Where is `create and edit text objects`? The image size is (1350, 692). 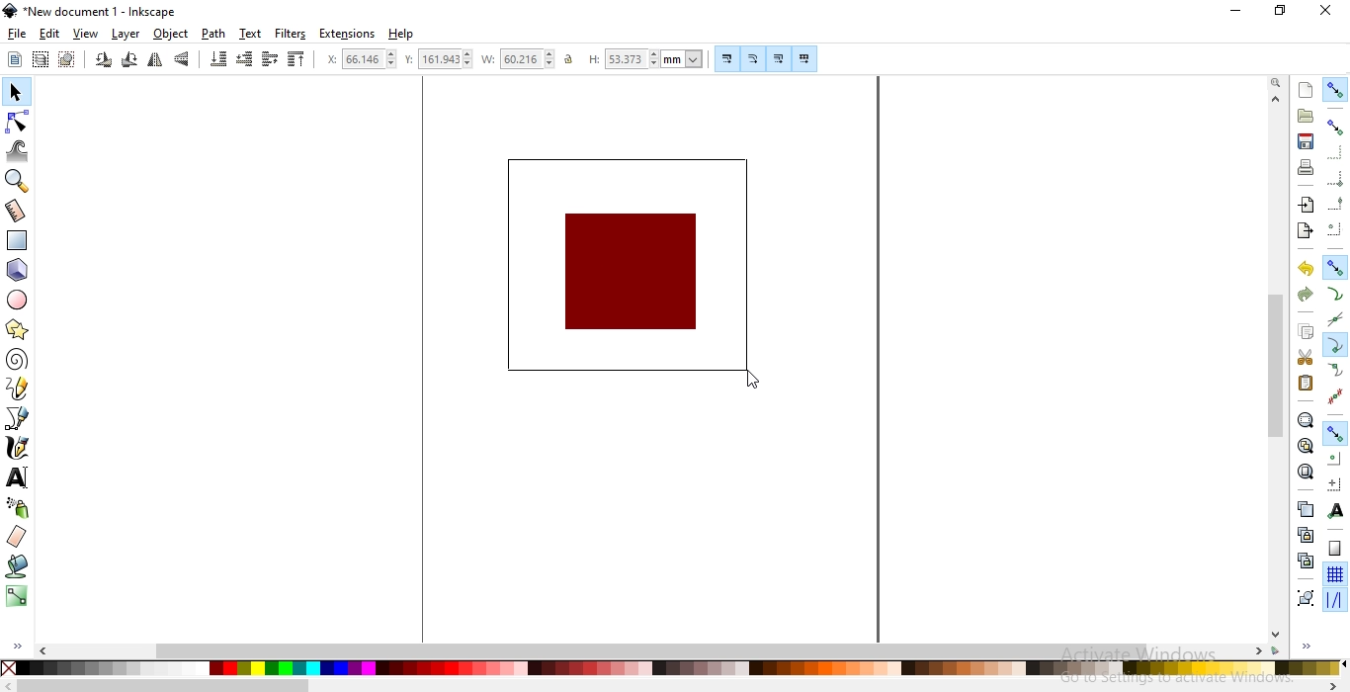 create and edit text objects is located at coordinates (17, 476).